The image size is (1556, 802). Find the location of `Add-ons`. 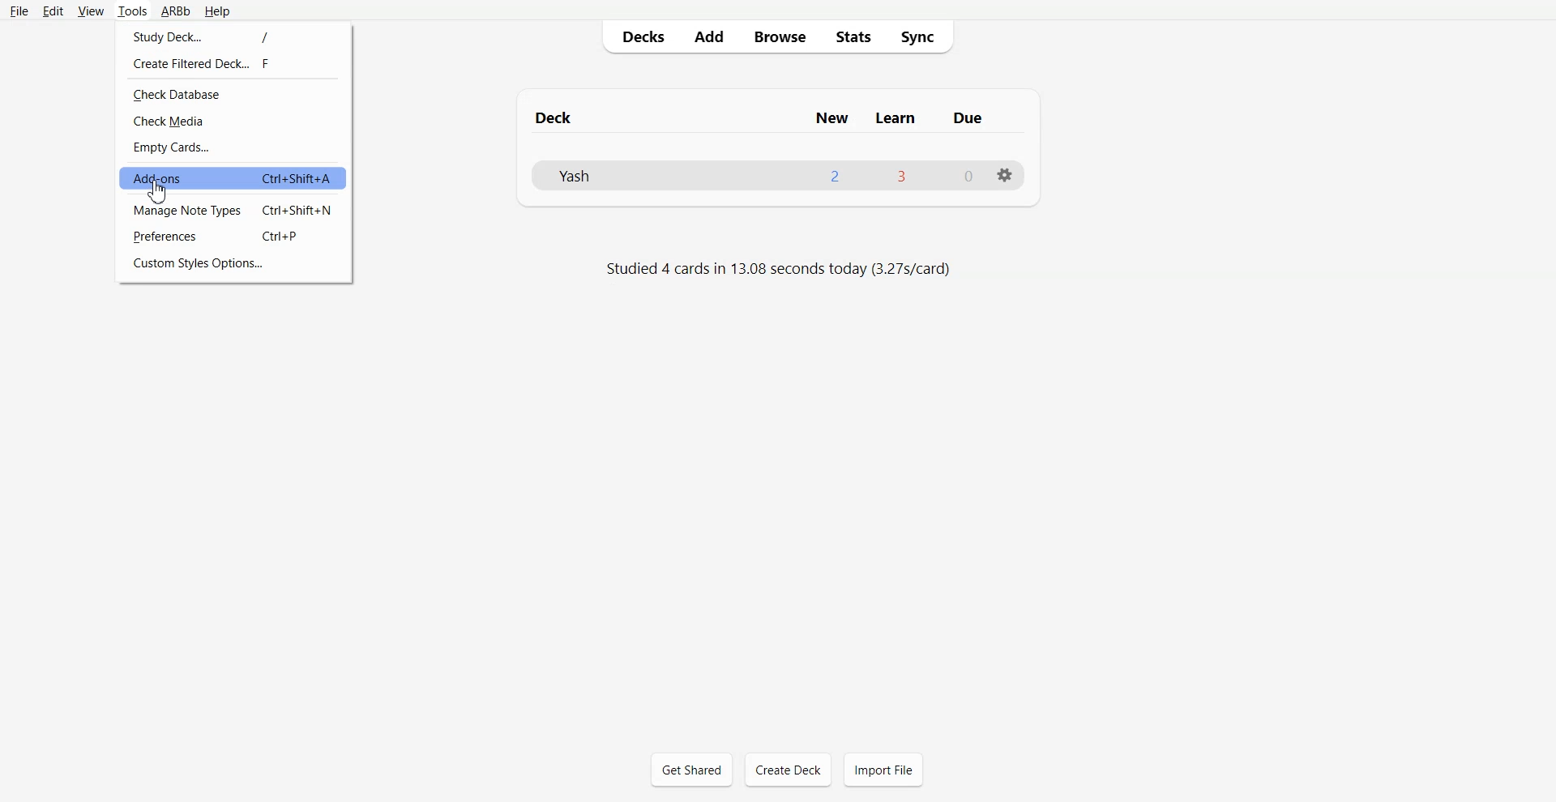

Add-ons is located at coordinates (233, 178).